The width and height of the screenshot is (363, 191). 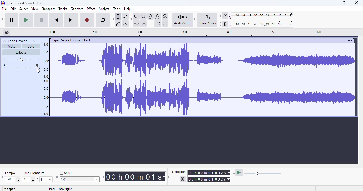 I want to click on time signature, so click(x=33, y=173).